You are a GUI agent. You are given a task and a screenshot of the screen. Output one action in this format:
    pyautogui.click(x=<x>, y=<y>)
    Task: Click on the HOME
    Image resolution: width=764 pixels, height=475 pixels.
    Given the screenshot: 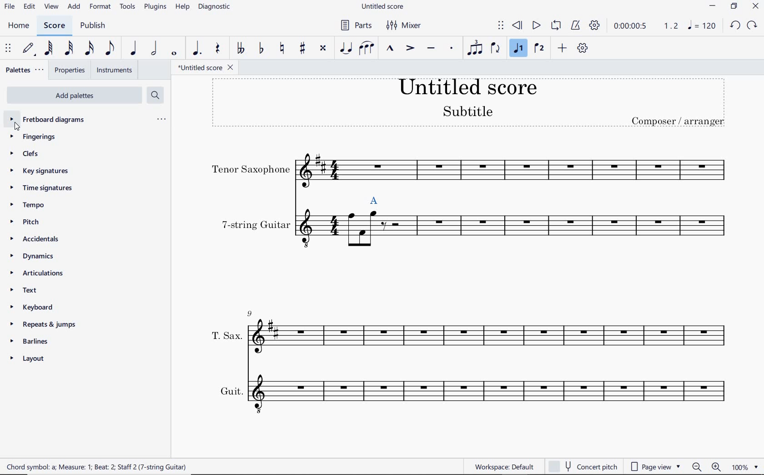 What is the action you would take?
    pyautogui.click(x=19, y=26)
    